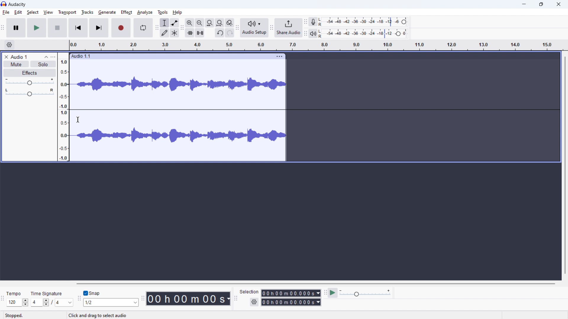 The width and height of the screenshot is (568, 319). I want to click on selection settings, so click(254, 302).